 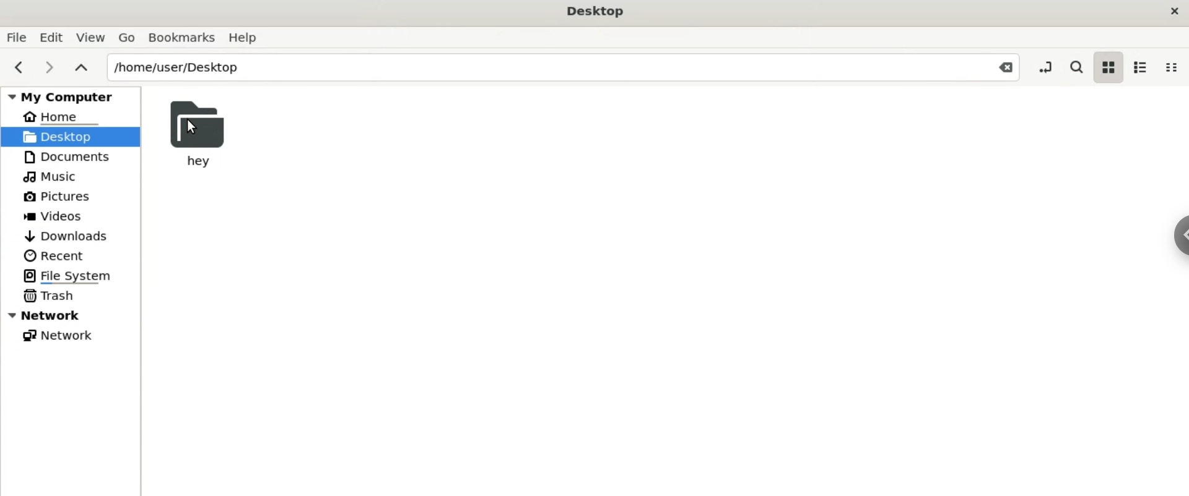 What do you see at coordinates (1048, 66) in the screenshot?
I see `toggle location entry` at bounding box center [1048, 66].